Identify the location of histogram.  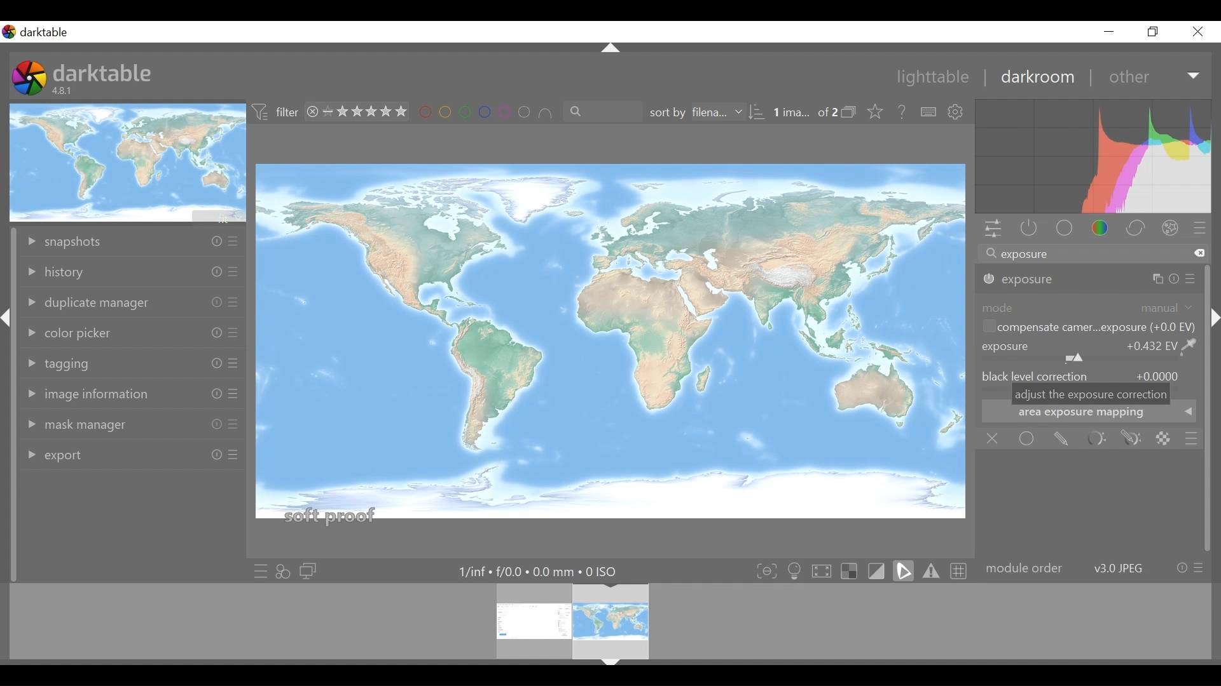
(1093, 158).